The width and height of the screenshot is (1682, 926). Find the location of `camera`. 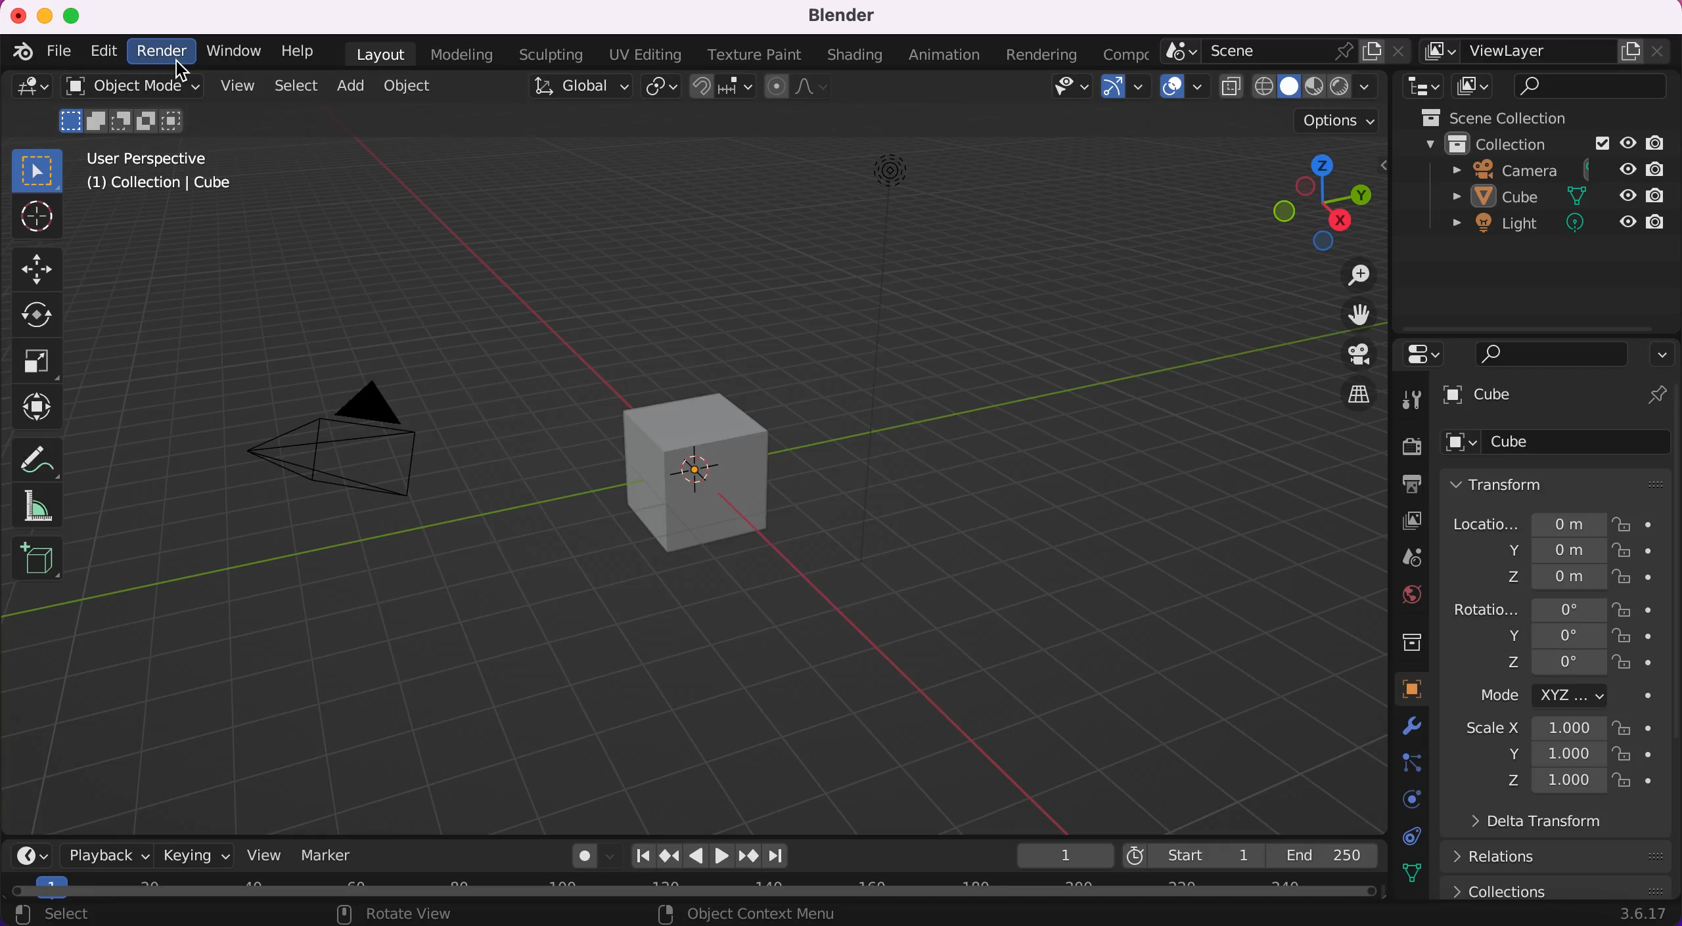

camera is located at coordinates (345, 435).